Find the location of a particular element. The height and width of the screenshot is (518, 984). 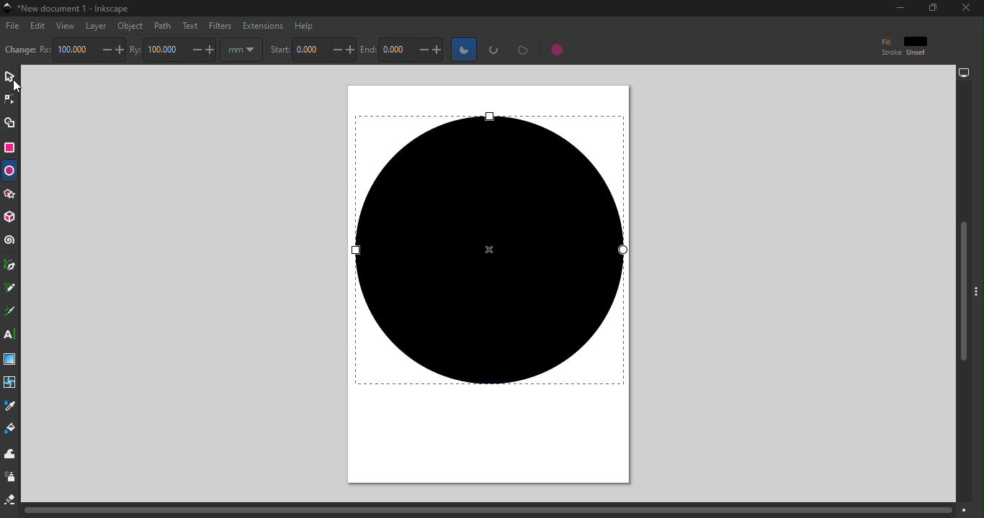

end is located at coordinates (367, 50).